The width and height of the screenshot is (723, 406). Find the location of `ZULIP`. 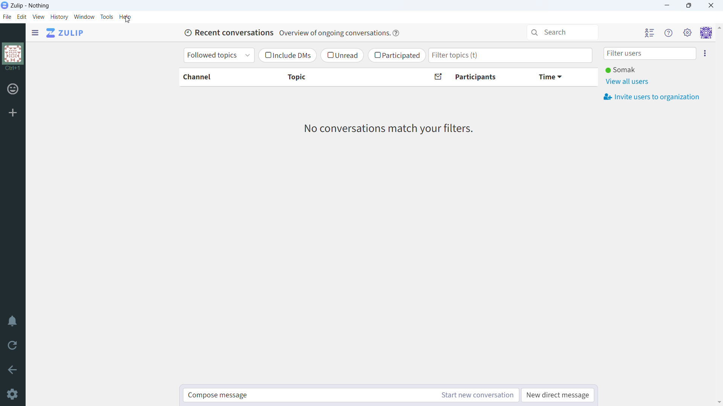

ZULIP is located at coordinates (65, 33).